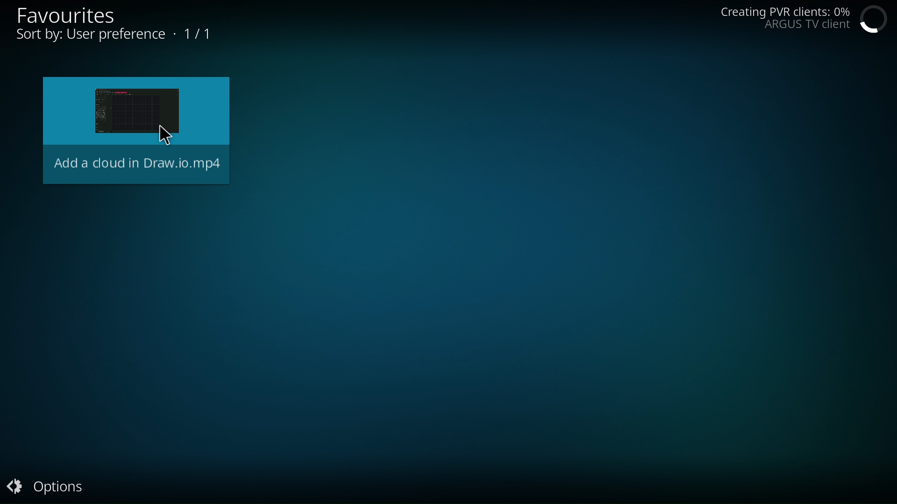 The width and height of the screenshot is (897, 504). I want to click on cursor, so click(171, 133).